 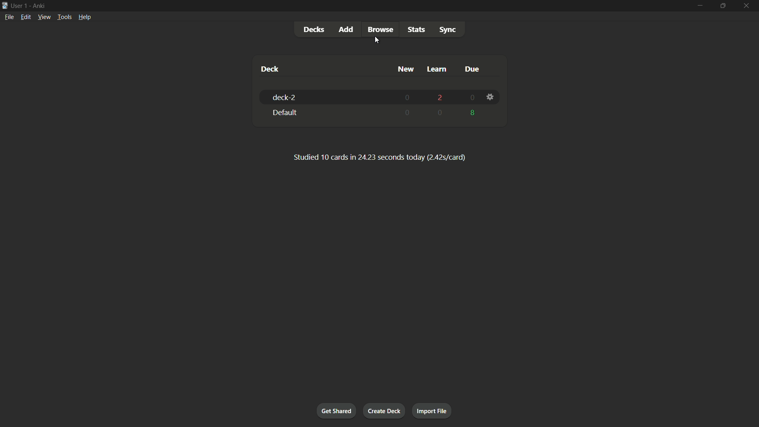 I want to click on Cursor, so click(x=376, y=42).